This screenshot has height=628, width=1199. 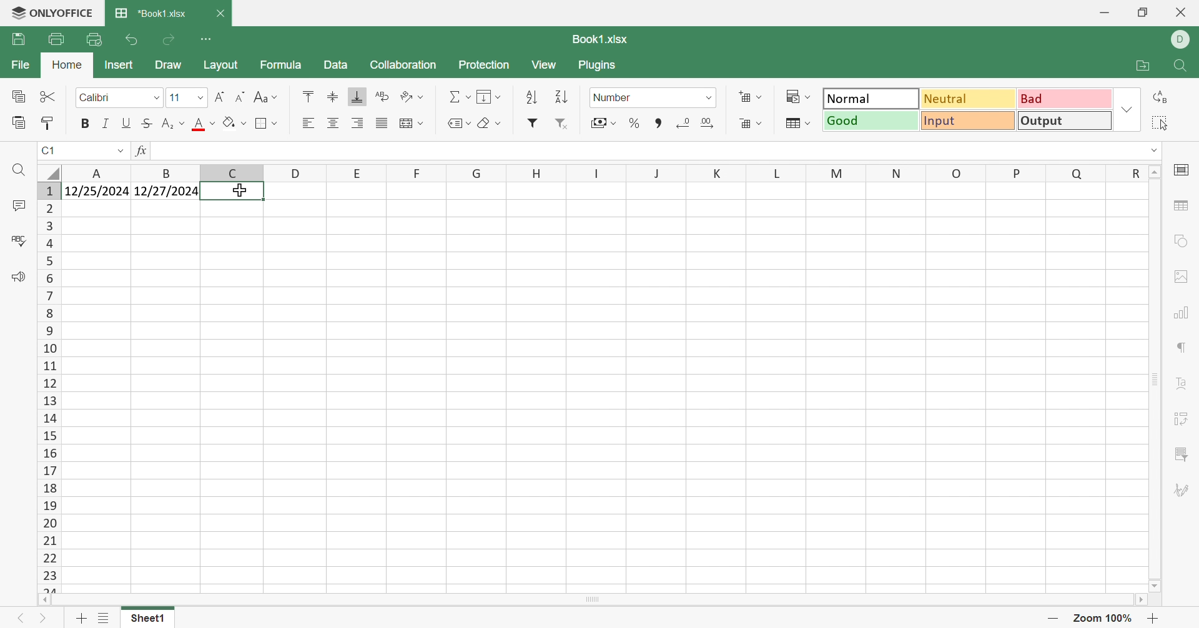 I want to click on Data, so click(x=336, y=64).